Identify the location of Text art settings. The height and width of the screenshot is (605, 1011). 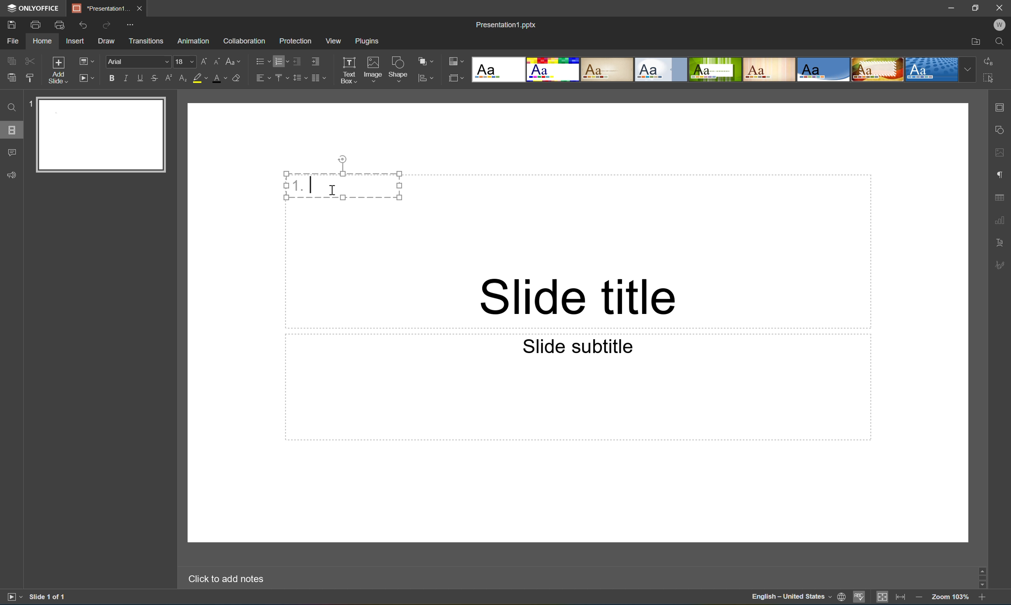
(1001, 242).